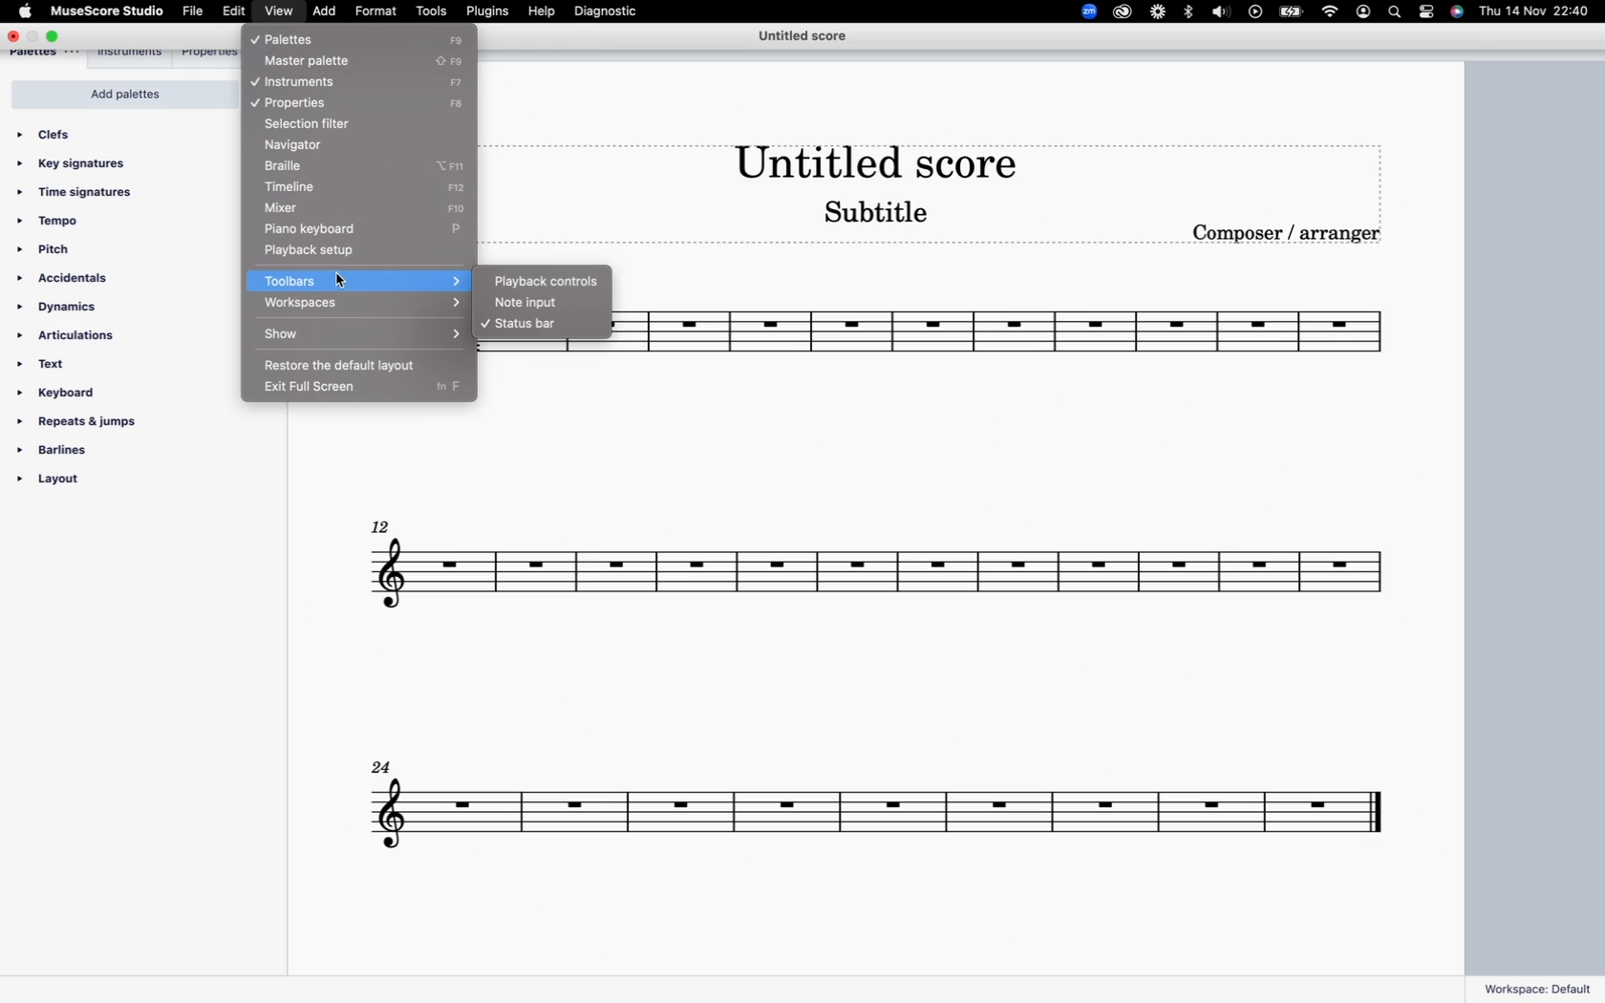 The width and height of the screenshot is (1605, 1003). What do you see at coordinates (802, 38) in the screenshot?
I see `score title` at bounding box center [802, 38].